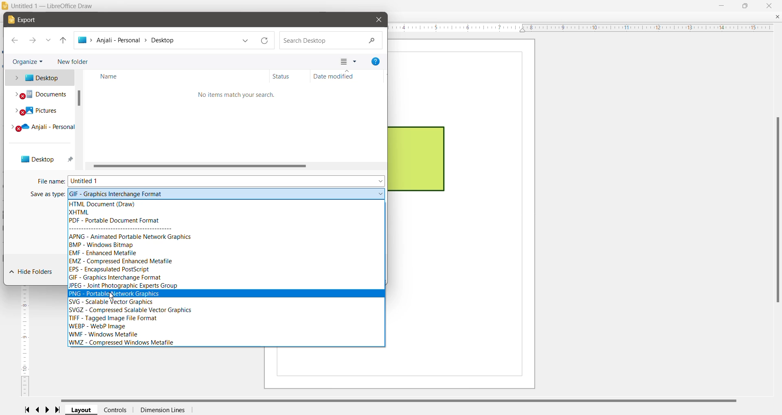  What do you see at coordinates (26, 20) in the screenshot?
I see `Export` at bounding box center [26, 20].